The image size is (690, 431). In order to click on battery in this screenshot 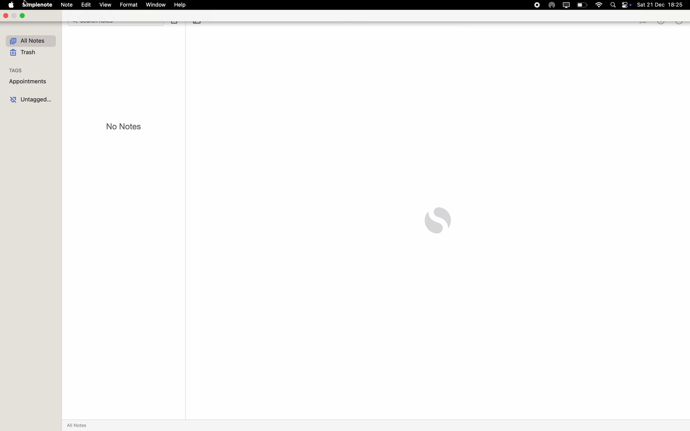, I will do `click(581, 5)`.